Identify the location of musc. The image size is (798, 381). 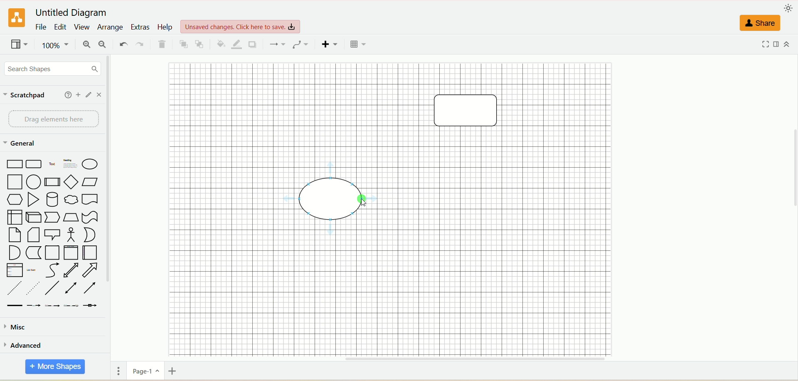
(14, 327).